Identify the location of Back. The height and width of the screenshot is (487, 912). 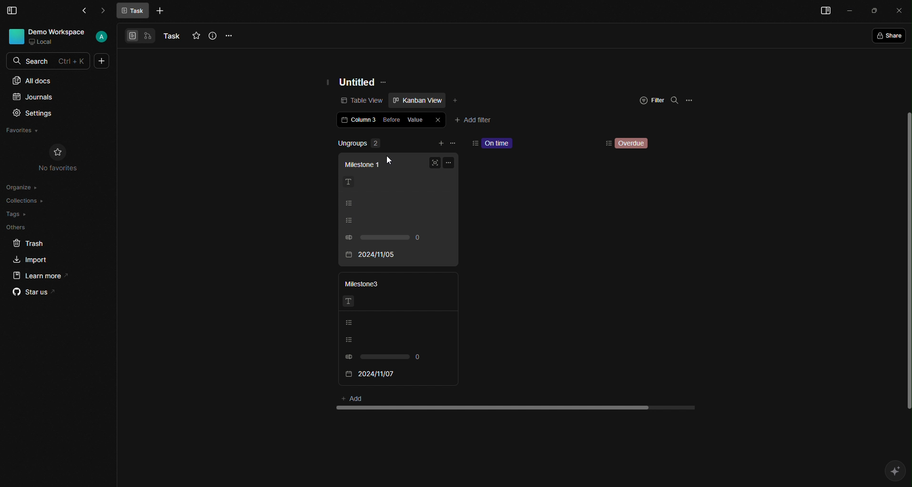
(87, 10).